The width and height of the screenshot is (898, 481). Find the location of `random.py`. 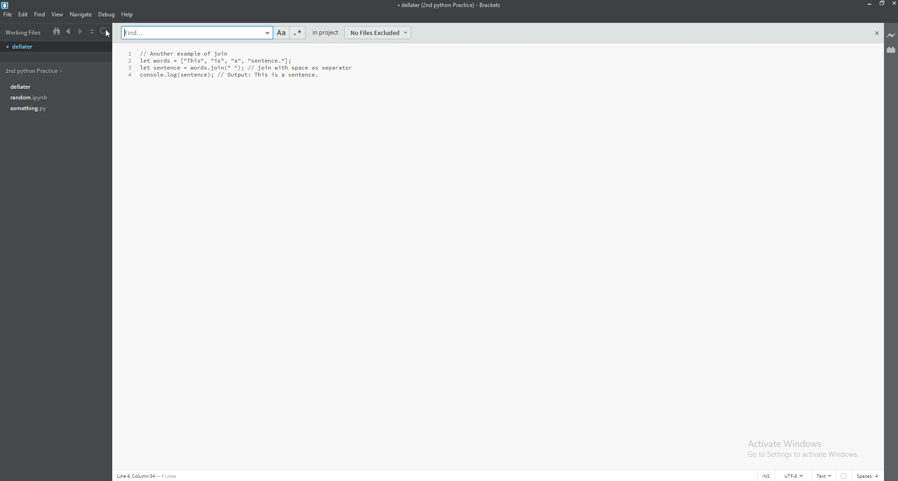

random.py is located at coordinates (53, 99).